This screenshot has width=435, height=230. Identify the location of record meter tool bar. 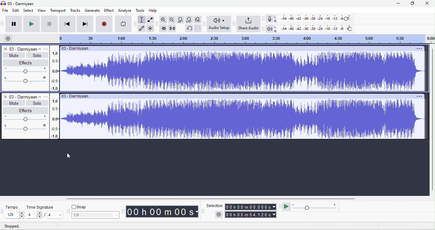
(264, 18).